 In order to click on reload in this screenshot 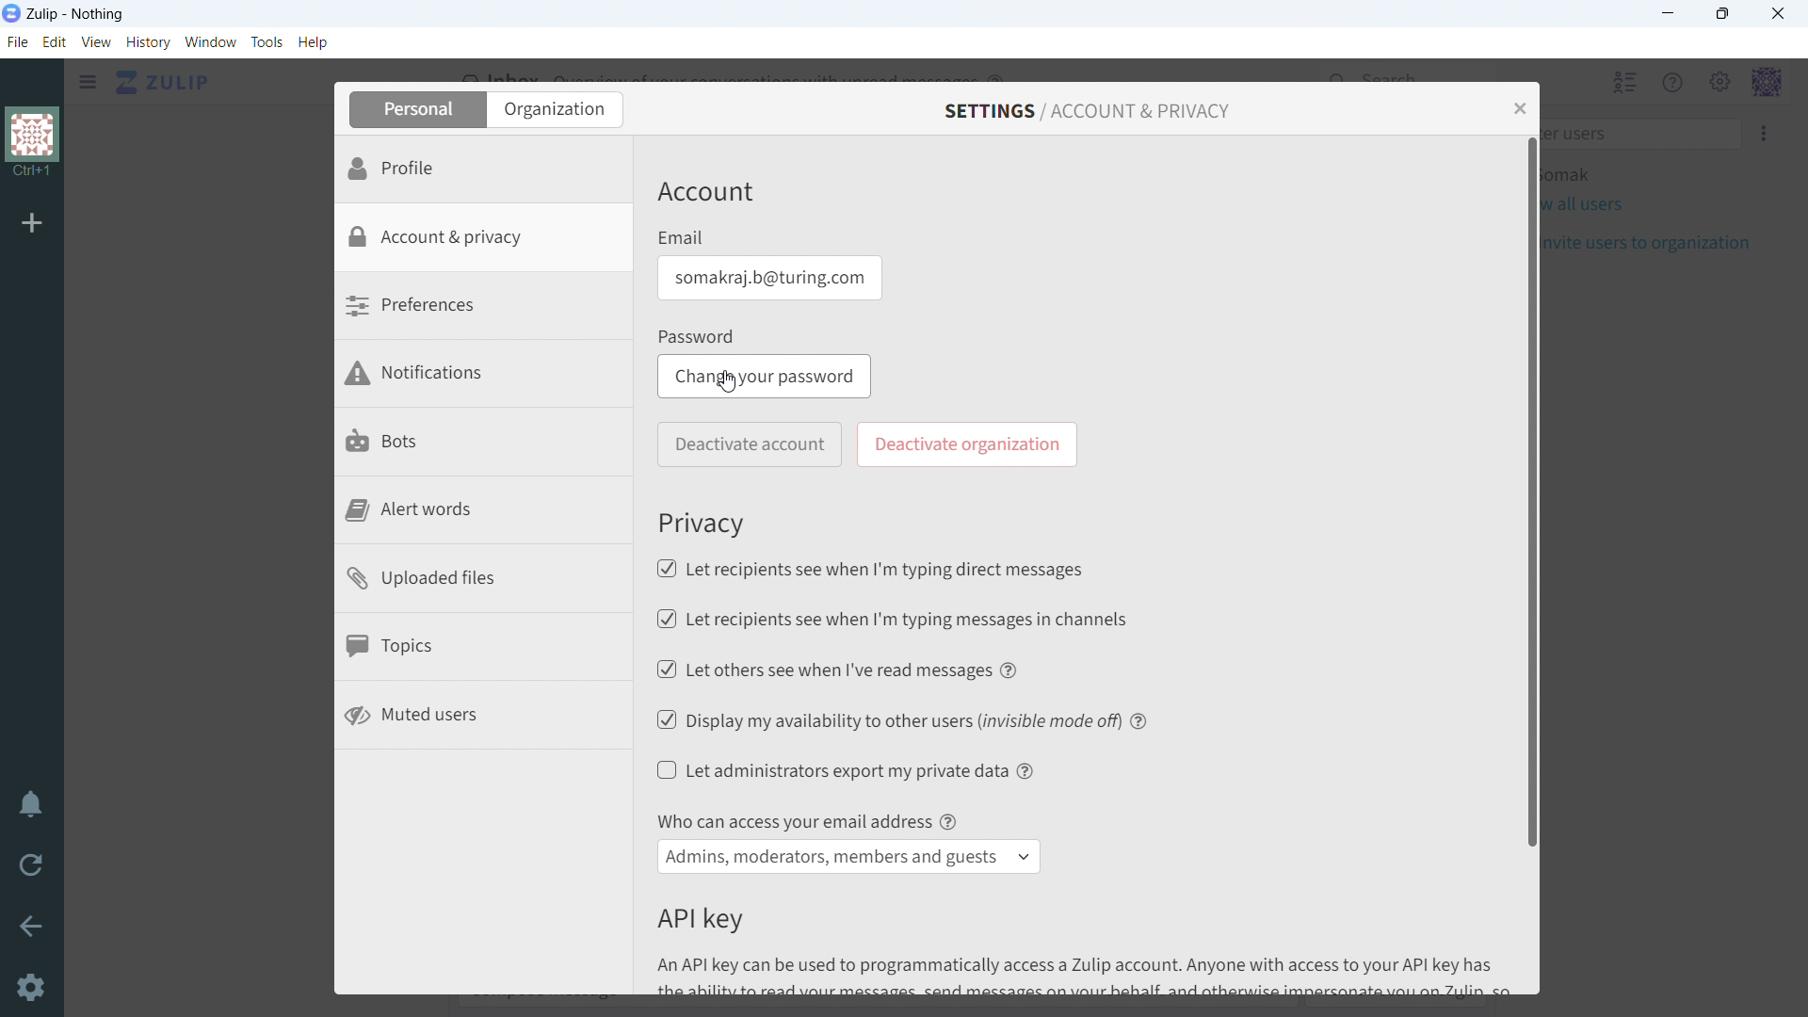, I will do `click(30, 864)`.